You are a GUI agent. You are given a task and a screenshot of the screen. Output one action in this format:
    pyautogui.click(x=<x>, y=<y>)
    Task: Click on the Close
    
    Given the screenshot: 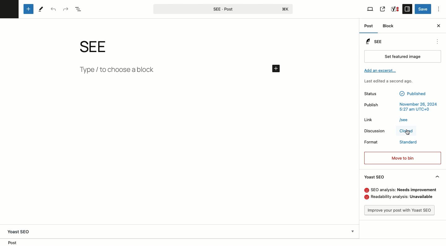 What is the action you would take?
    pyautogui.click(x=406, y=132)
    